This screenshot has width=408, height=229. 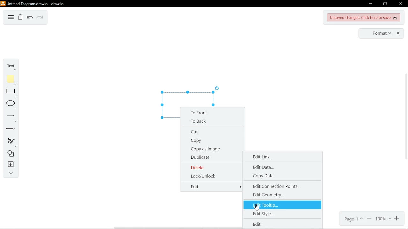 What do you see at coordinates (212, 121) in the screenshot?
I see `to back` at bounding box center [212, 121].